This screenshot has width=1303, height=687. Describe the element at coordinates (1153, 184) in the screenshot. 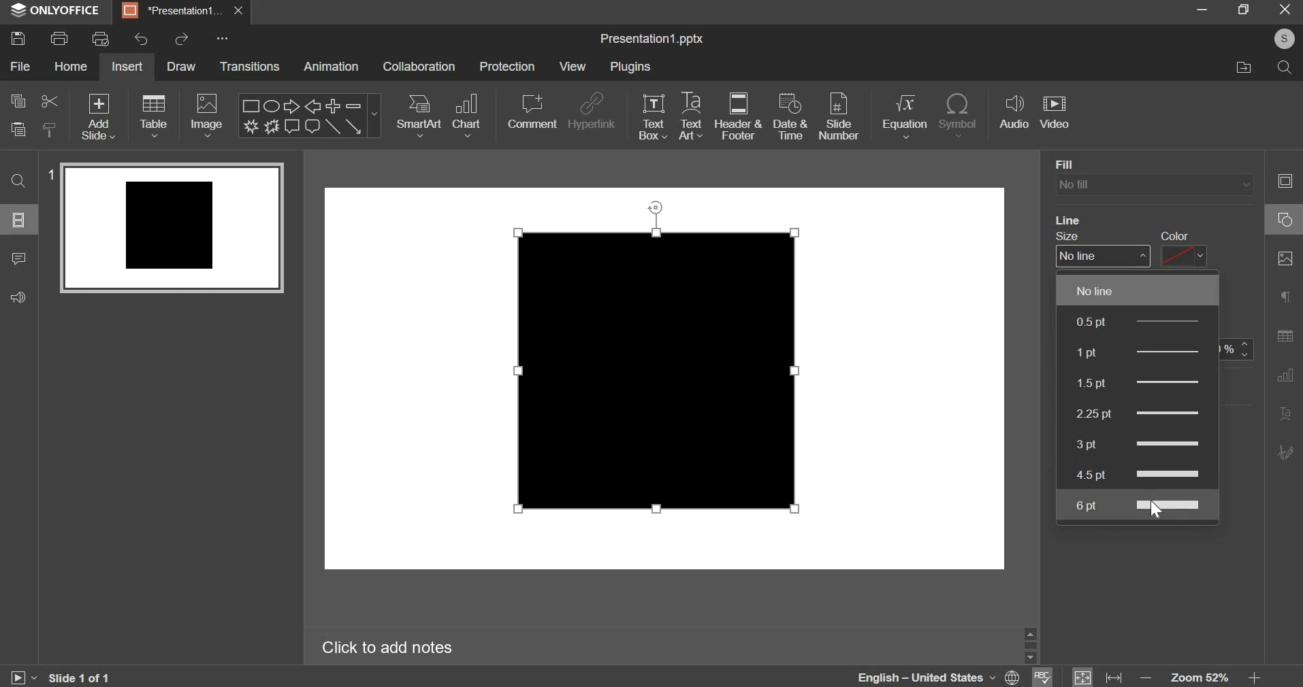

I see `background fill` at that location.